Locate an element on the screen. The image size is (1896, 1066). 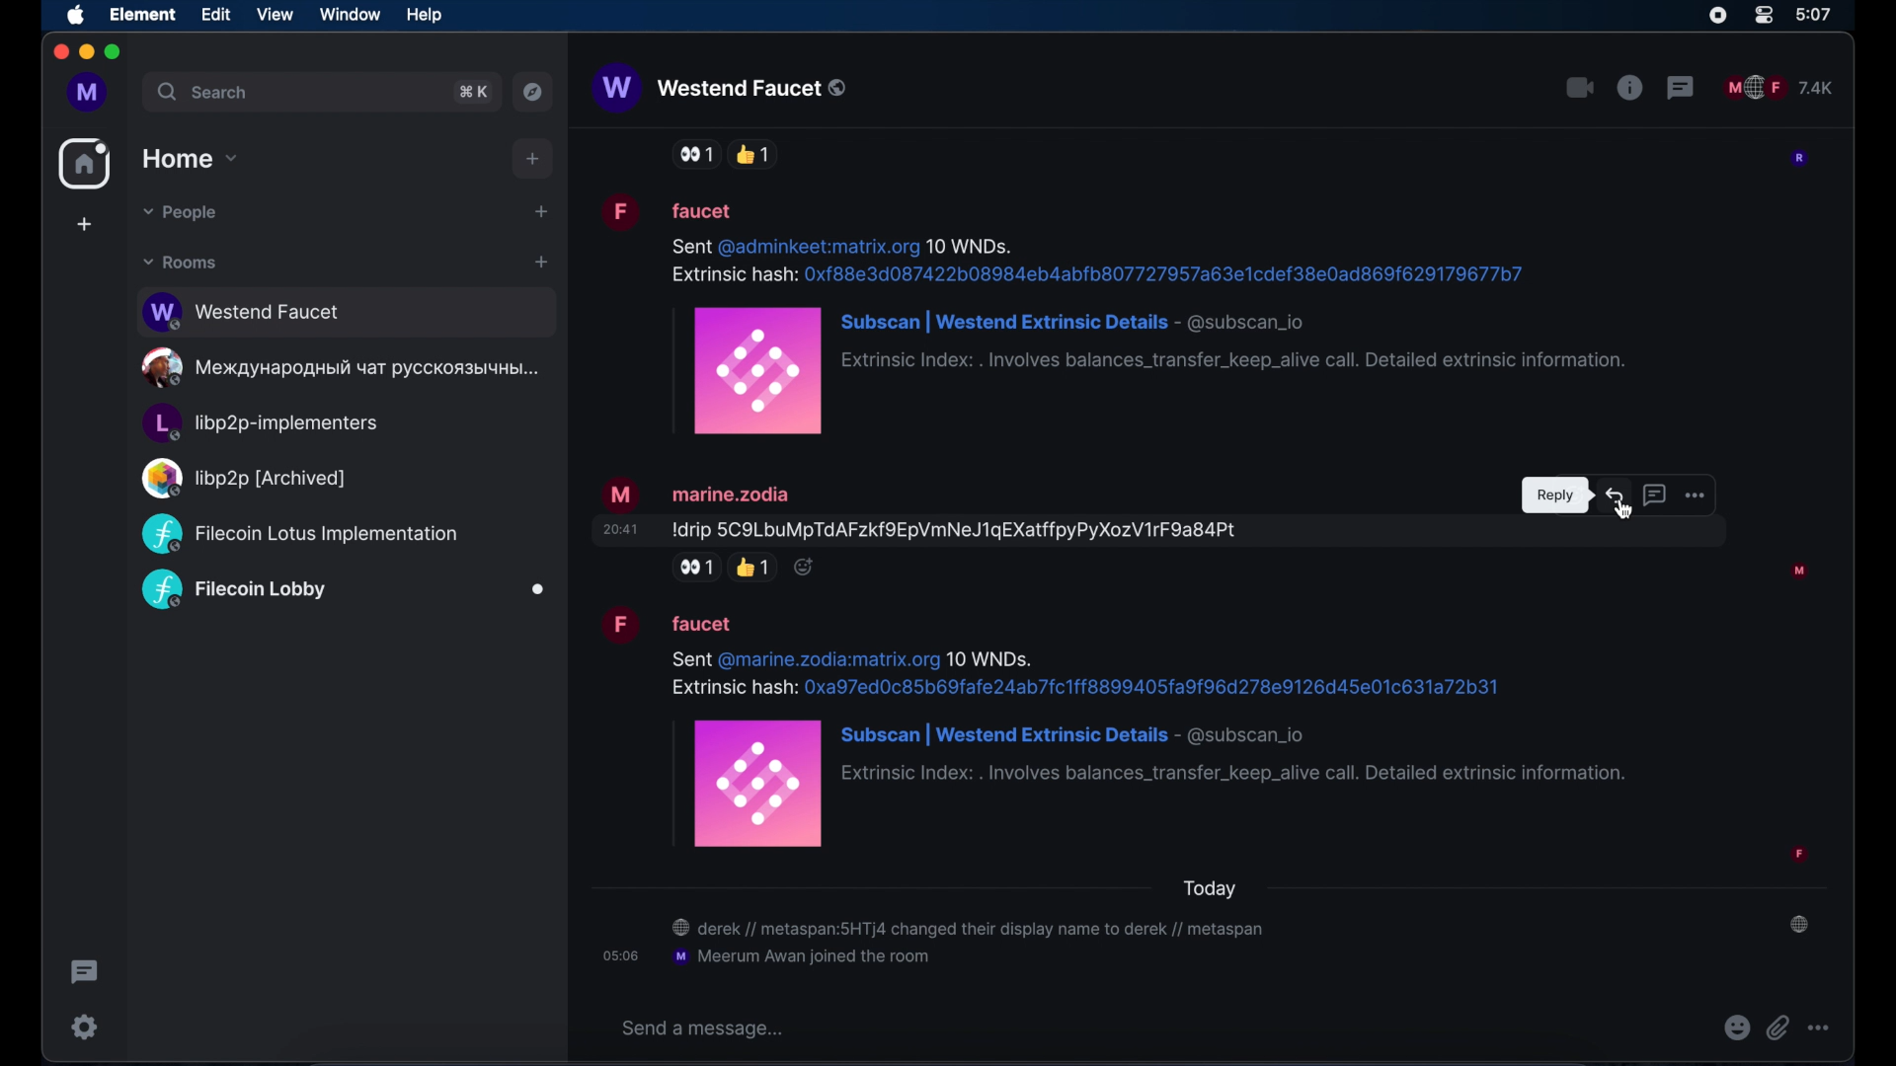
edit is located at coordinates (214, 14).